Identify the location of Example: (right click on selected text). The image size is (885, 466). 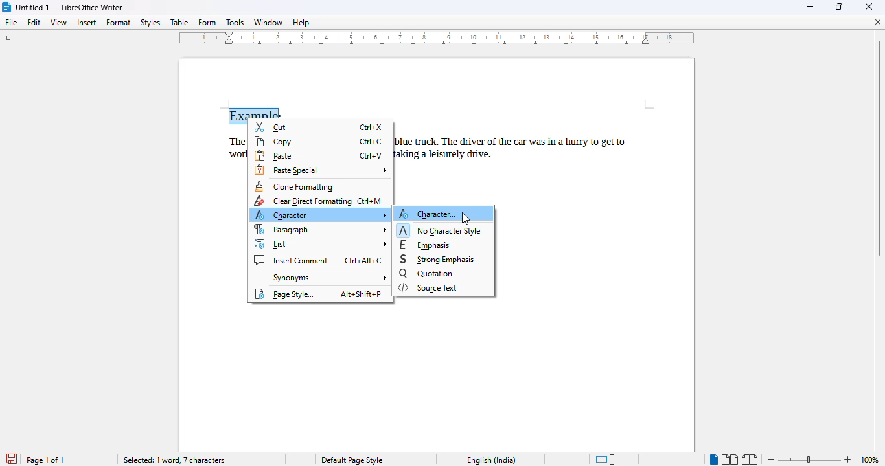
(257, 114).